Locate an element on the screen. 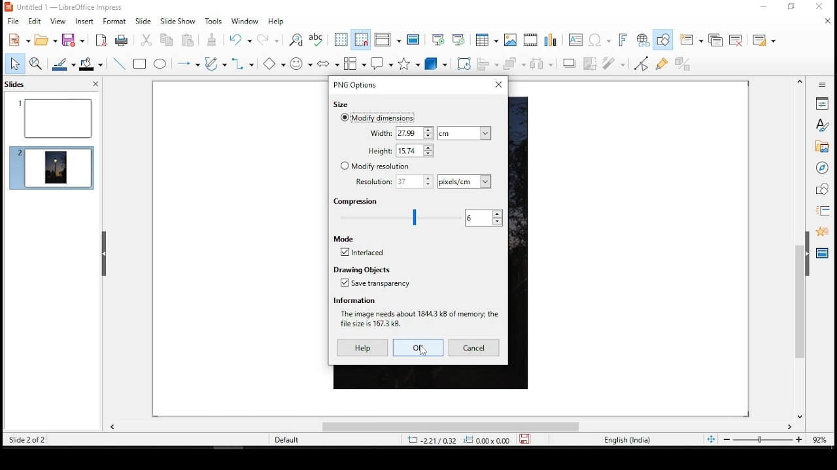  slide 1 is located at coordinates (56, 117).